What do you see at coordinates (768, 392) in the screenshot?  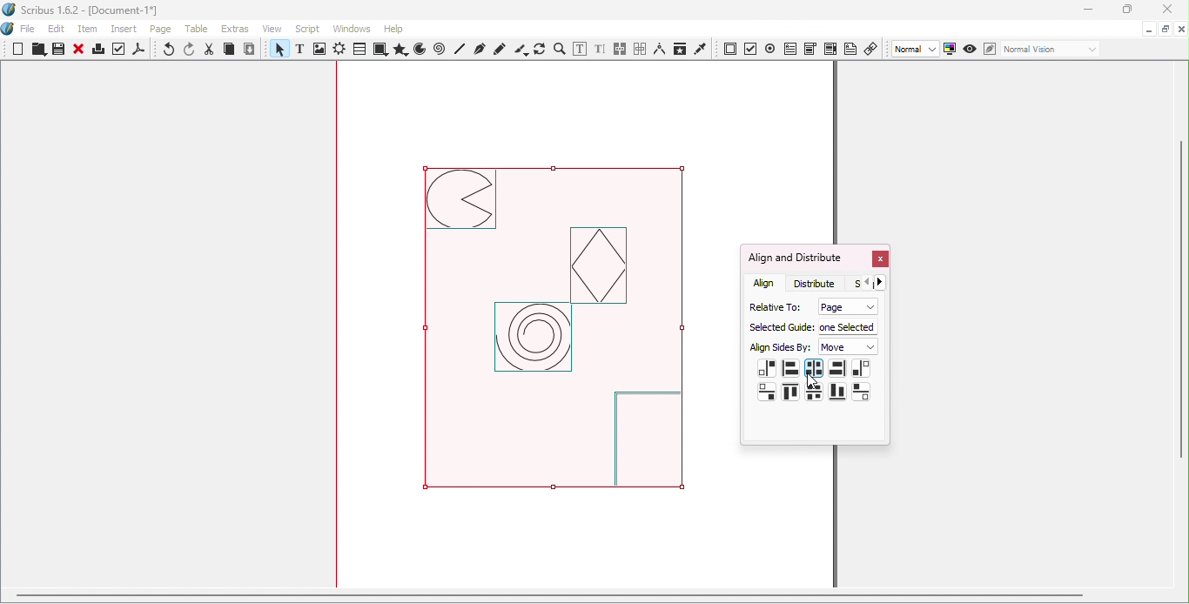 I see `Align bottoms of items to top of anchor` at bounding box center [768, 392].